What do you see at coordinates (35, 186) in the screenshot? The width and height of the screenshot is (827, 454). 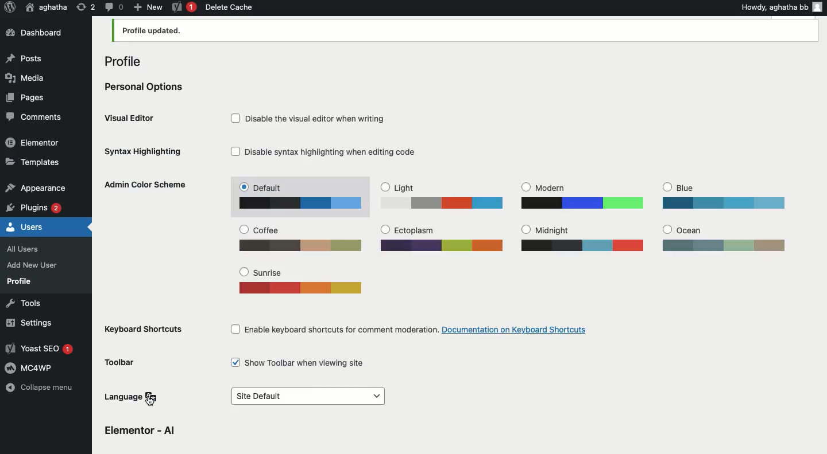 I see `Appearance` at bounding box center [35, 186].